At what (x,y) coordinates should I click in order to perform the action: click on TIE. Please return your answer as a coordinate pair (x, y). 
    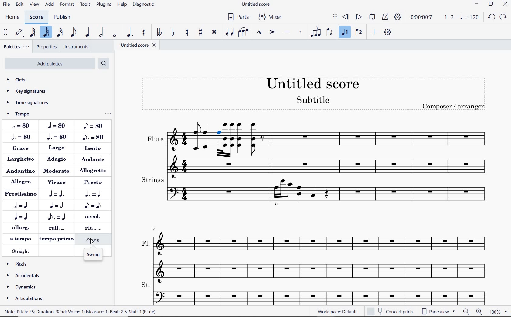
    Looking at the image, I should click on (230, 32).